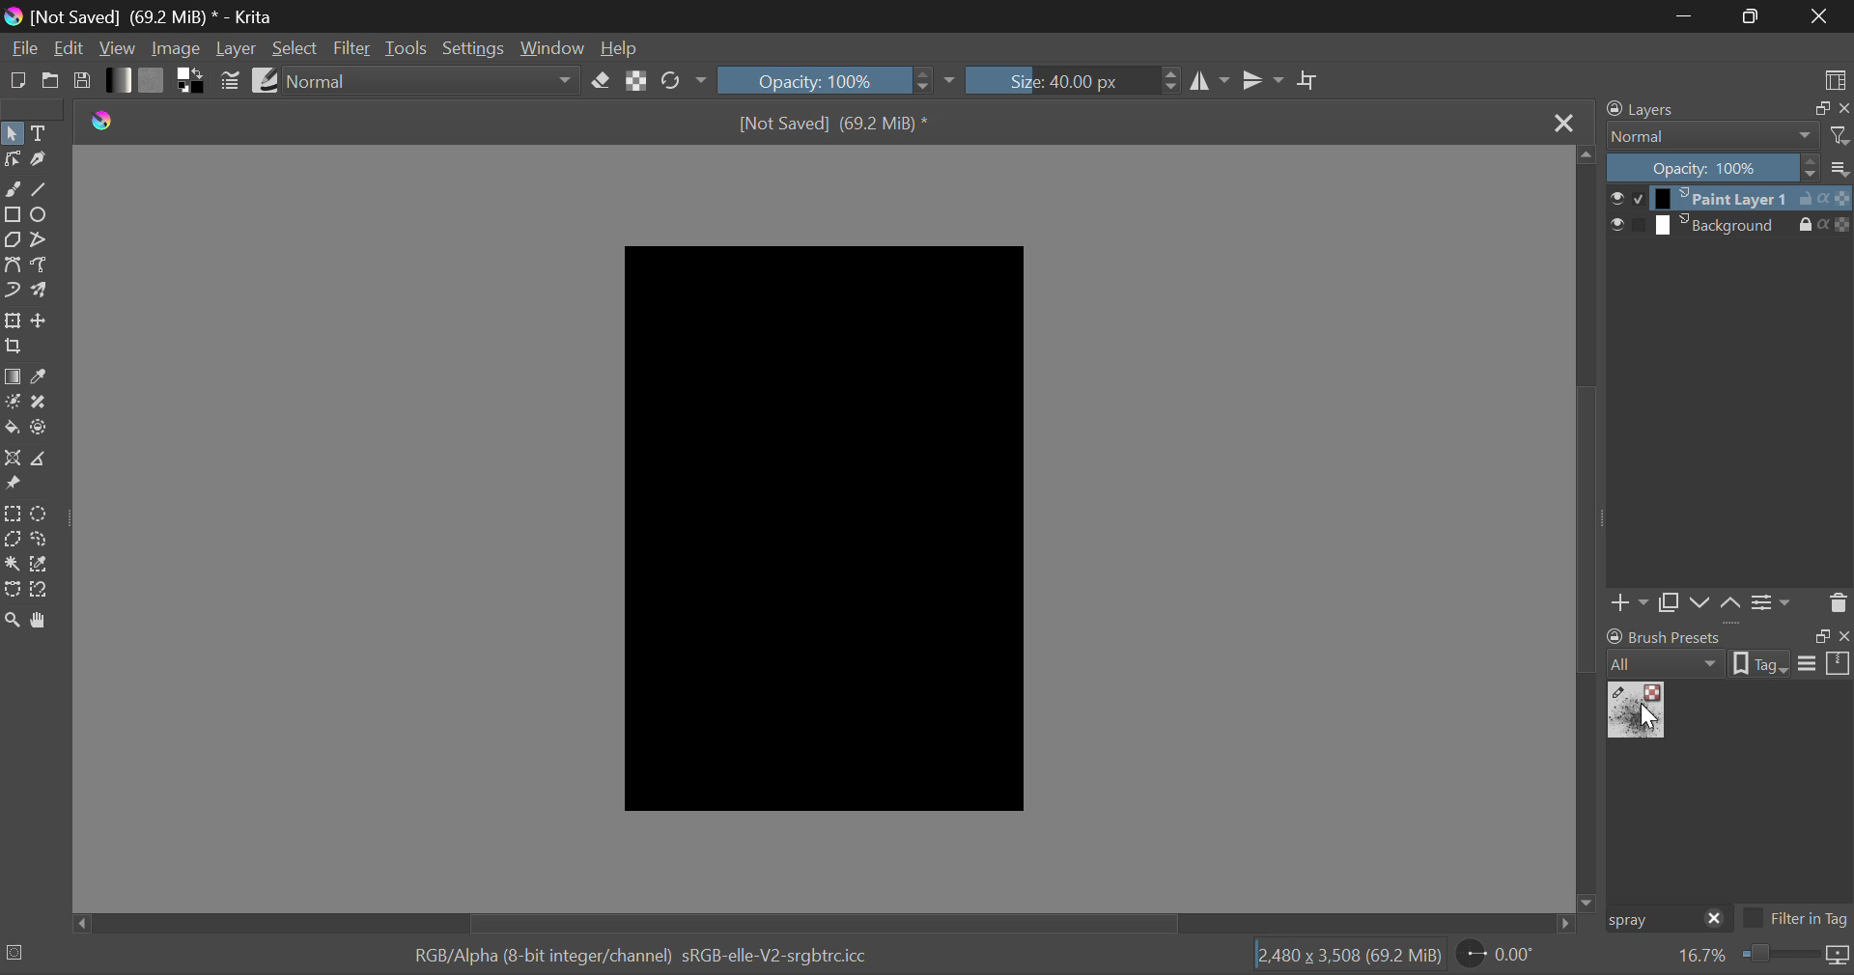  Describe the element at coordinates (1701, 604) in the screenshot. I see `Layer Movement down` at that location.